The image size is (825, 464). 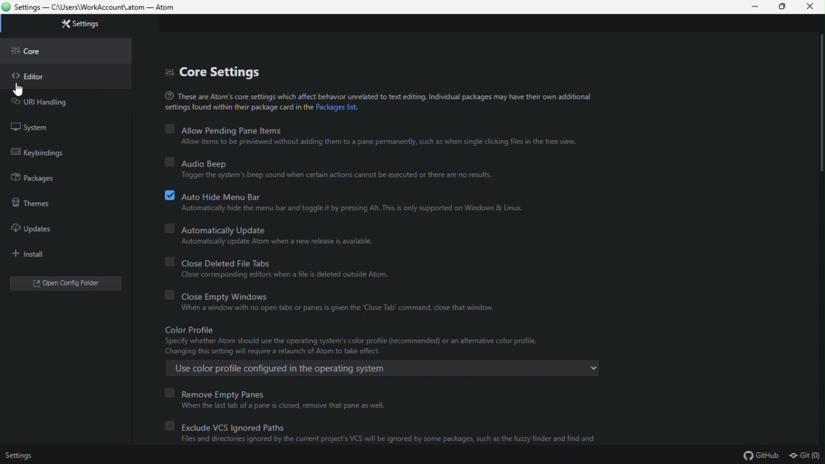 I want to click on scrollbar, so click(x=817, y=110).